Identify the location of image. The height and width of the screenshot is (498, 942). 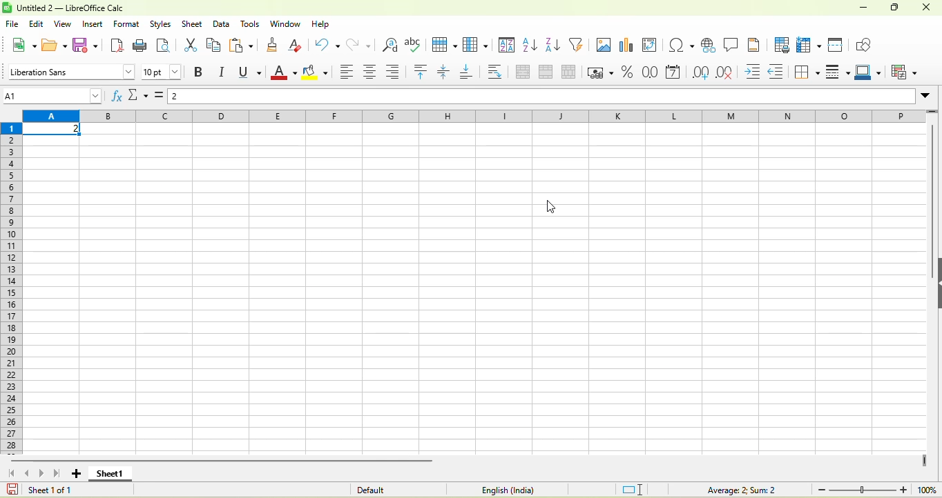
(604, 46).